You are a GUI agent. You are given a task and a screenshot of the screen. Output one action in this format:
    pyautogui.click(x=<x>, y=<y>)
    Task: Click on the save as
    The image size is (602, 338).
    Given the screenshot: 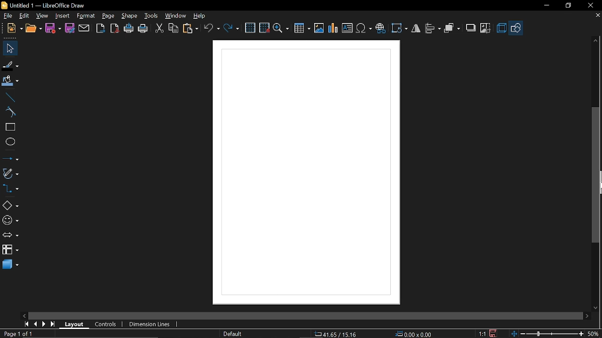 What is the action you would take?
    pyautogui.click(x=70, y=28)
    